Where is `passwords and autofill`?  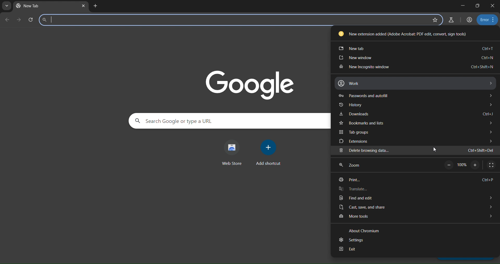
passwords and autofill is located at coordinates (414, 96).